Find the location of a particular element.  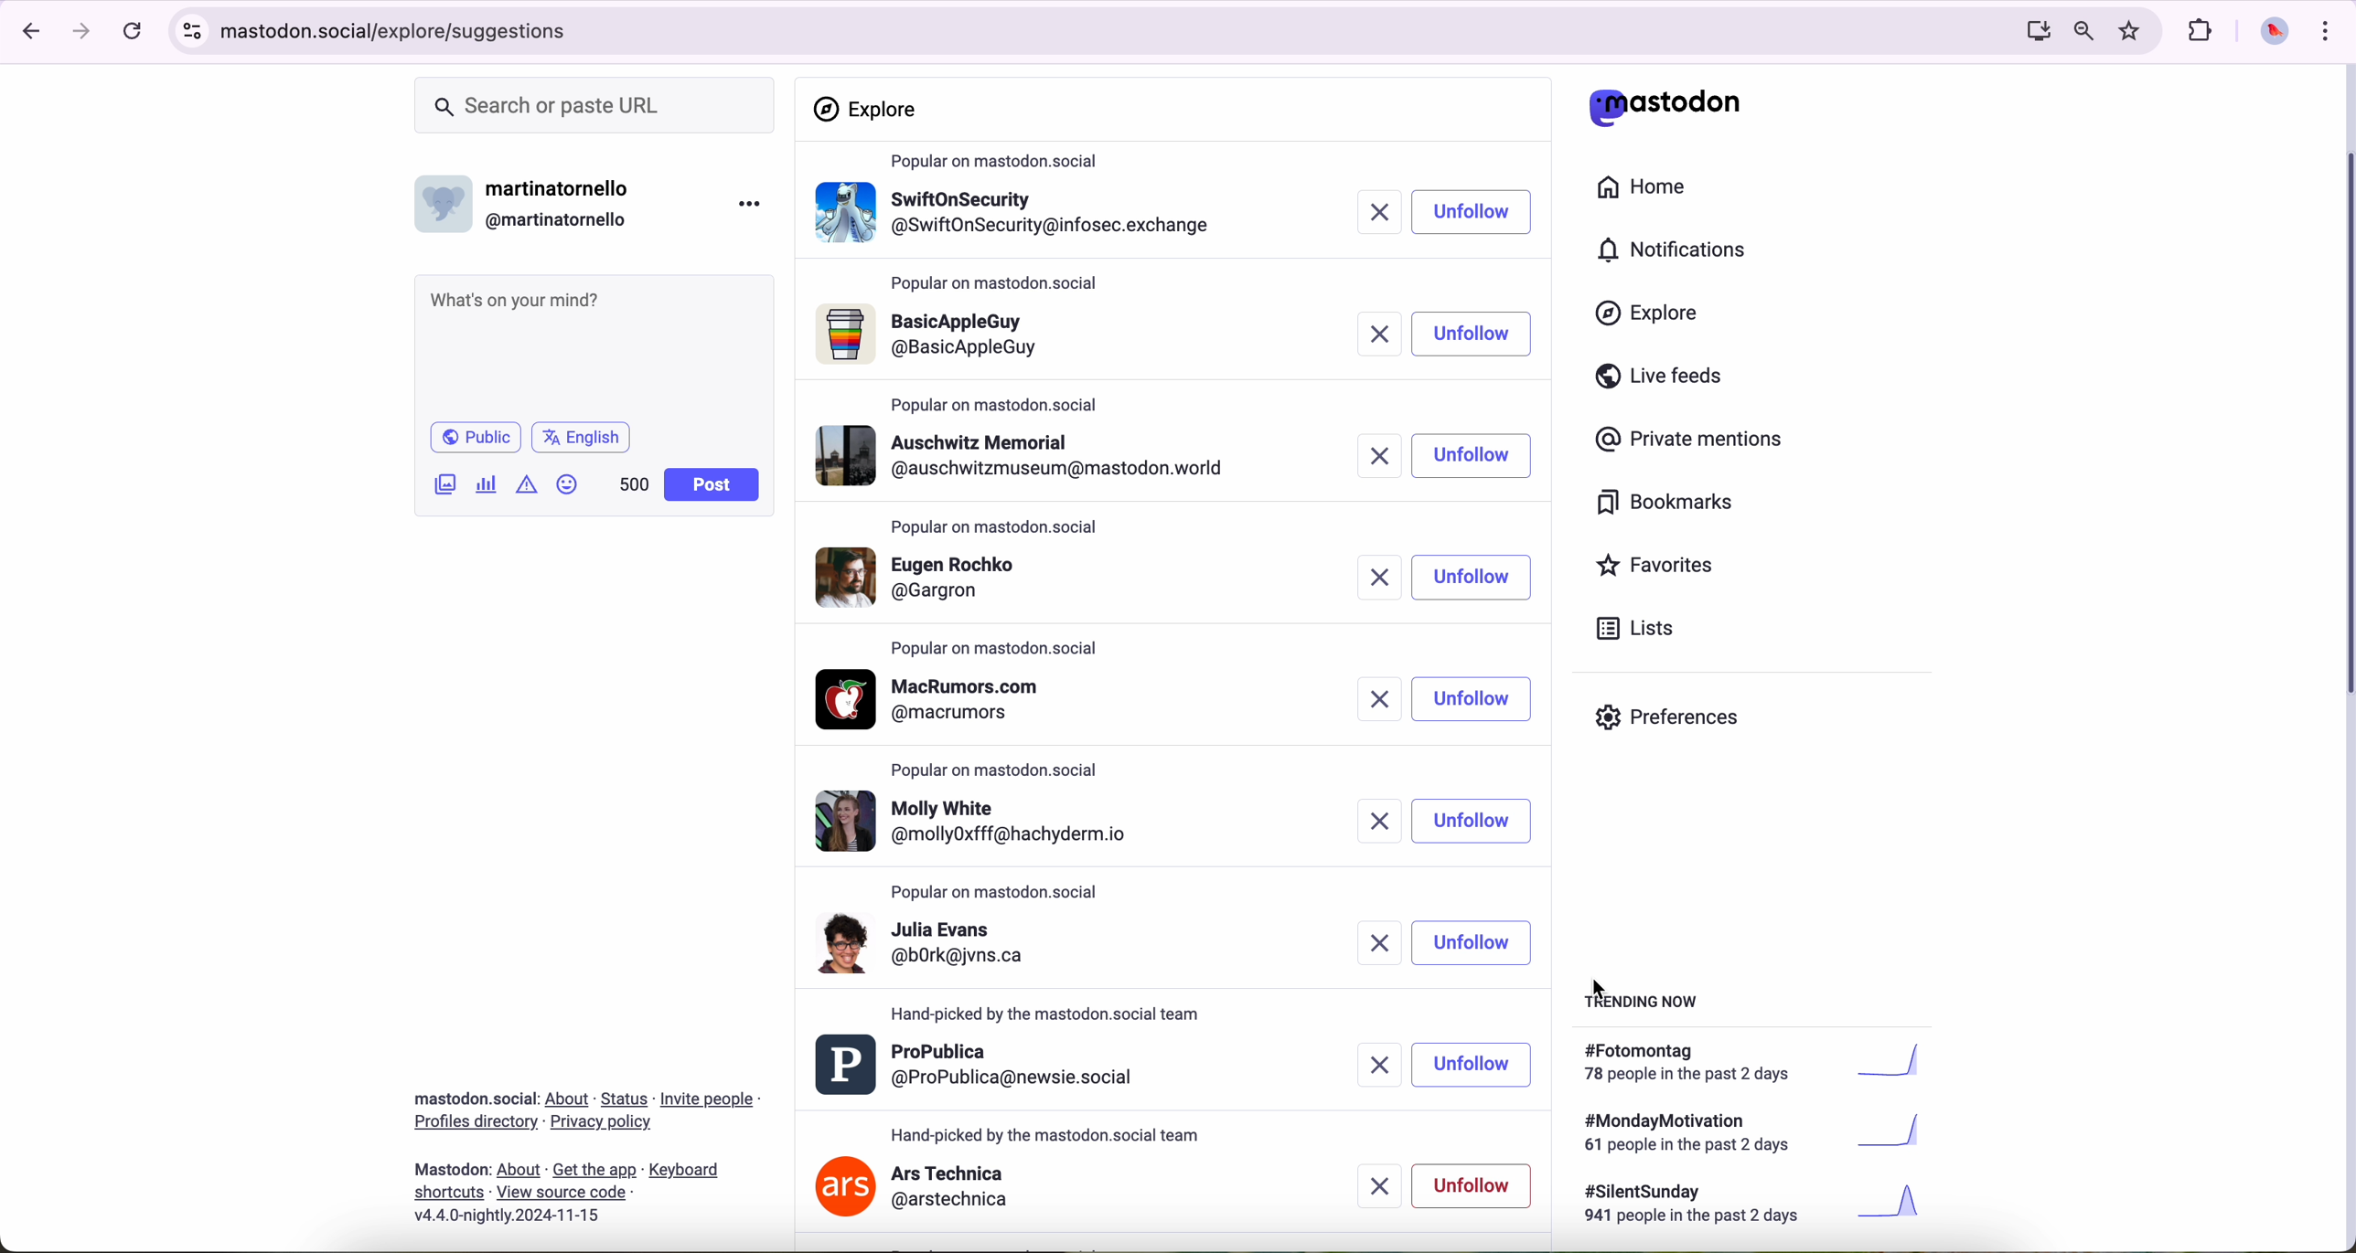

language is located at coordinates (582, 436).